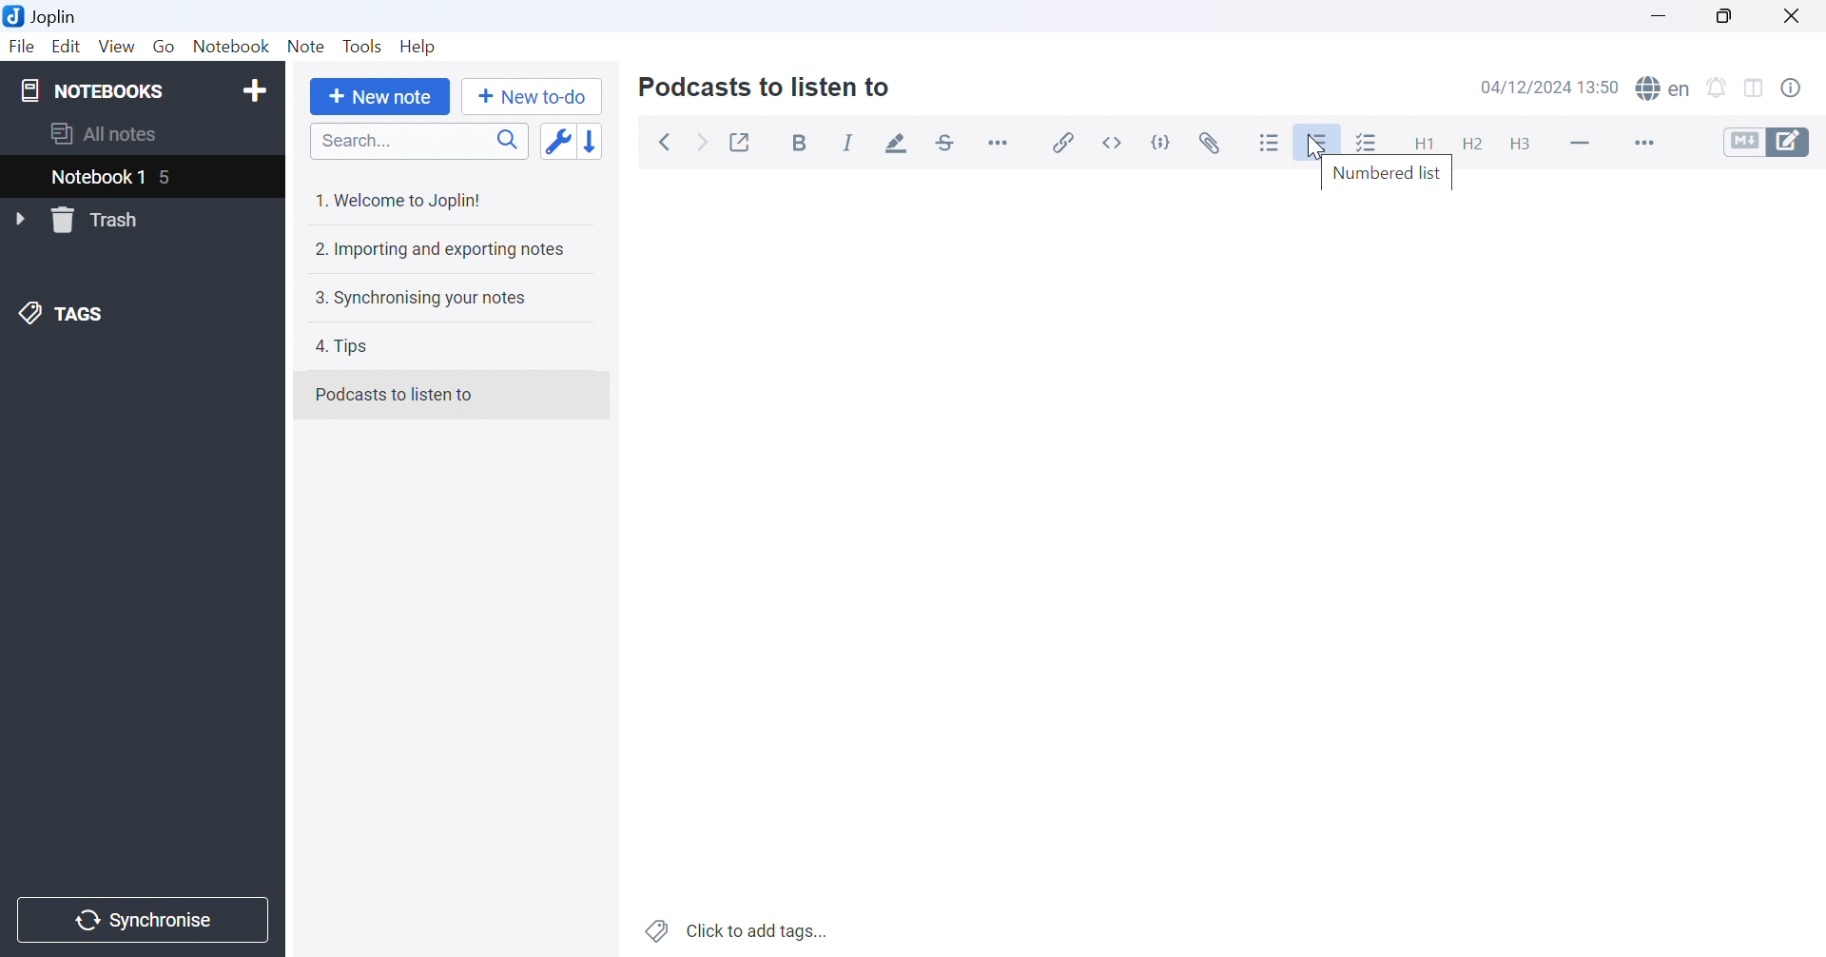  I want to click on Heading 2, so click(1471, 142).